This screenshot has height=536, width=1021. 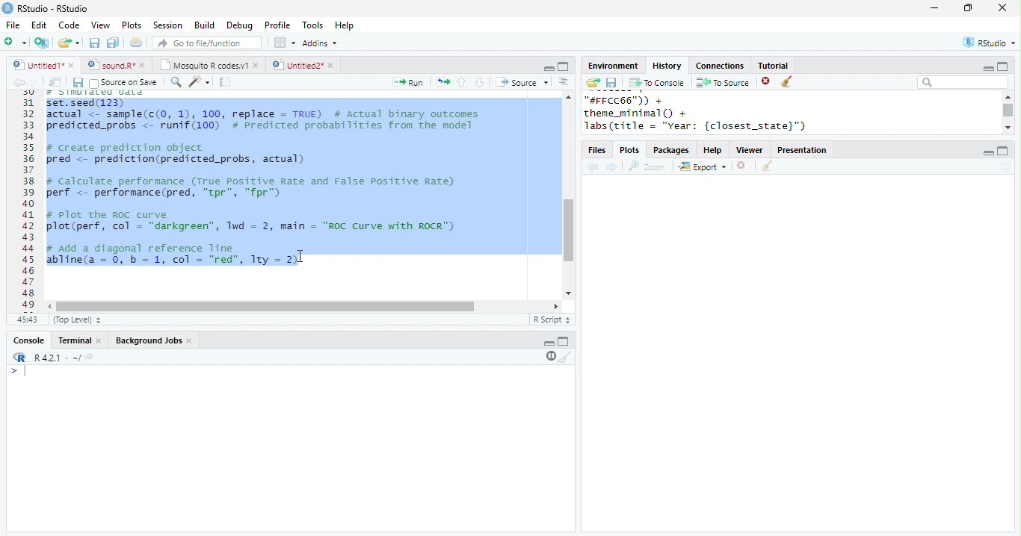 What do you see at coordinates (744, 166) in the screenshot?
I see `close file` at bounding box center [744, 166].